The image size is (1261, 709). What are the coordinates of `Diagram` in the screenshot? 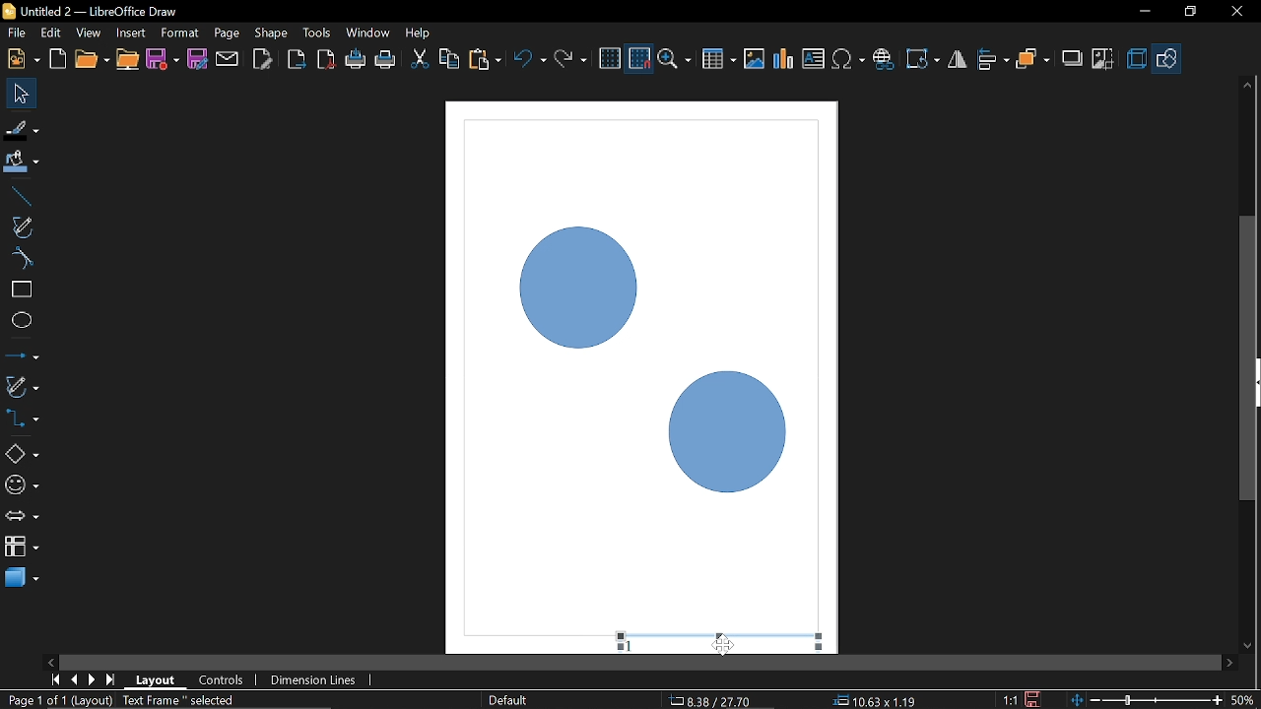 It's located at (644, 355).